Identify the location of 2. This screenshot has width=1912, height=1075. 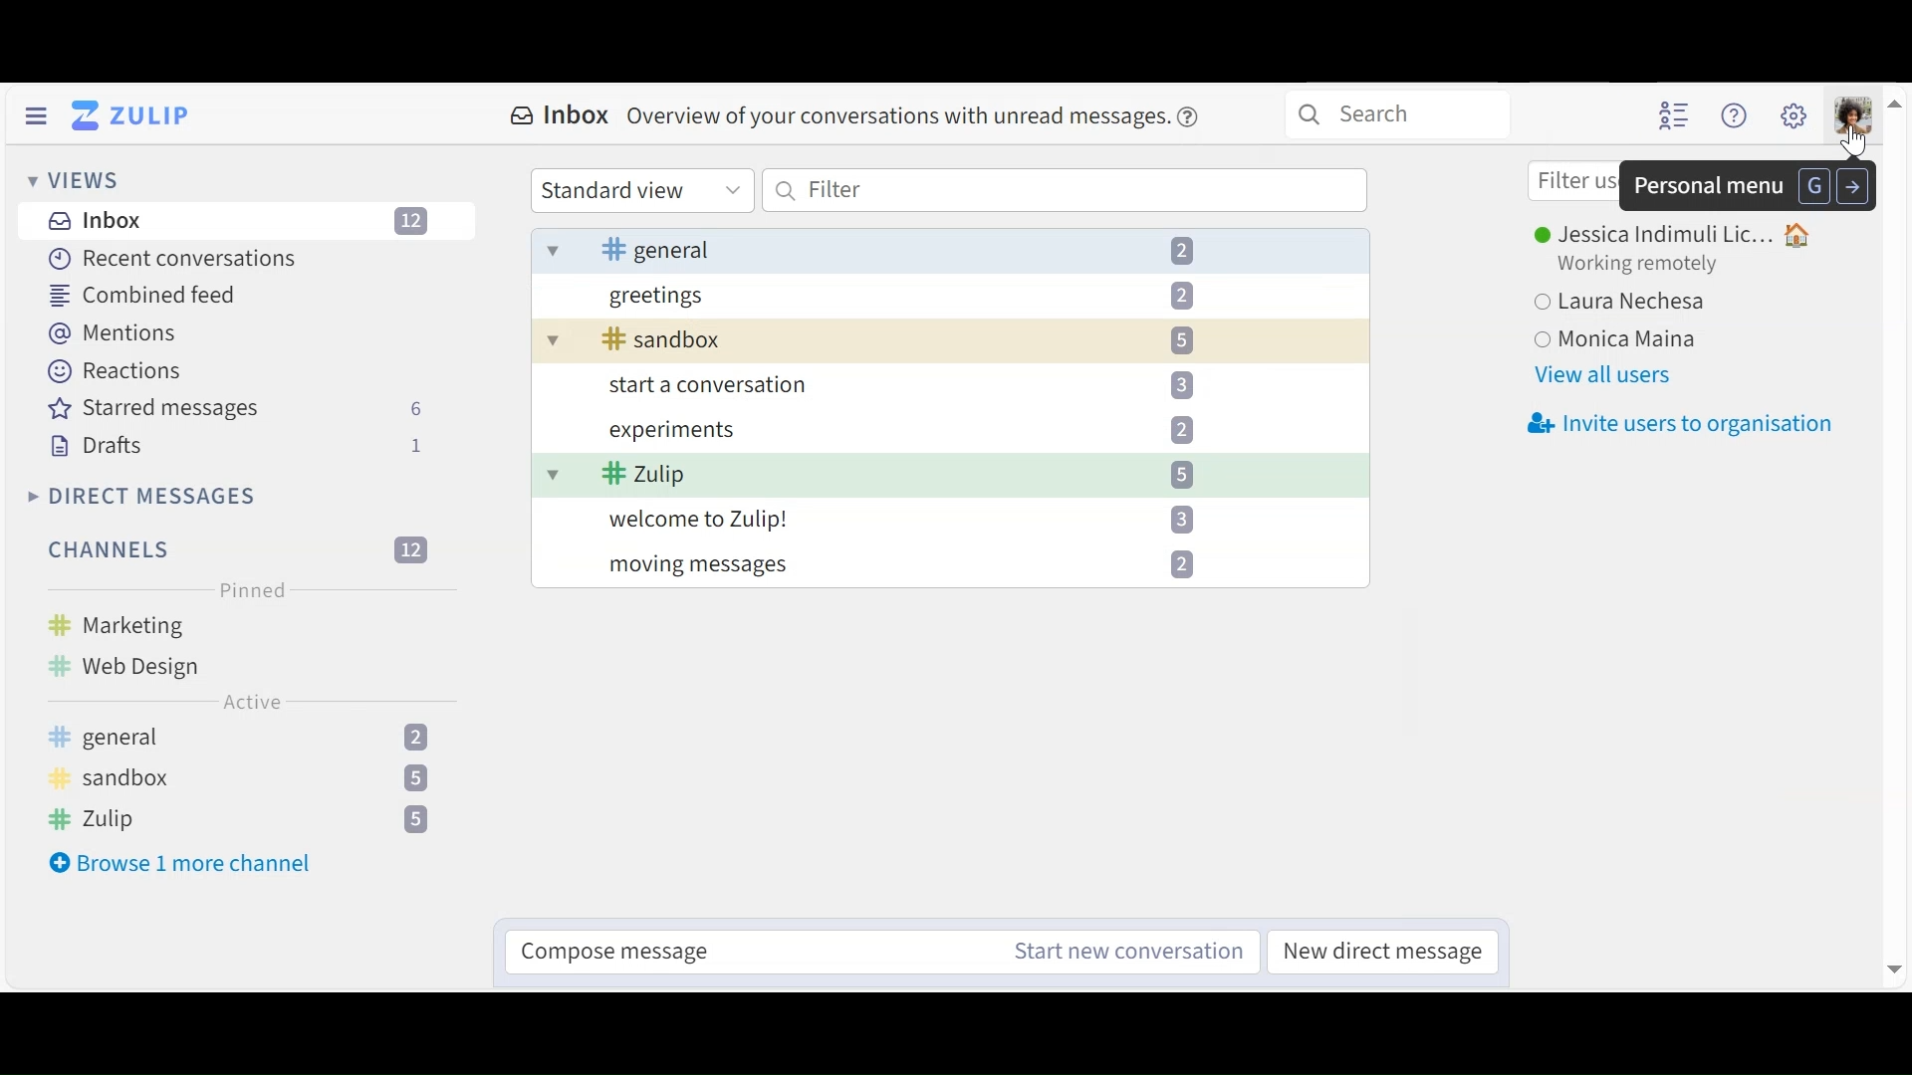
(1183, 431).